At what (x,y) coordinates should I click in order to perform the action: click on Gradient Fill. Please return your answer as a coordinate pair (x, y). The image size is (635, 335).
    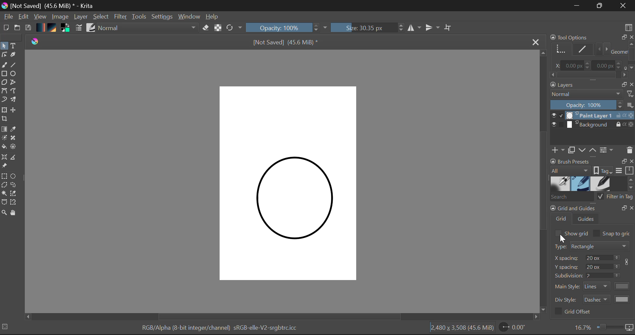
    Looking at the image, I should click on (4, 129).